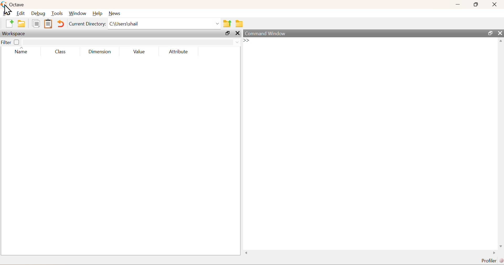 The image size is (504, 265). I want to click on Undo, so click(60, 24).